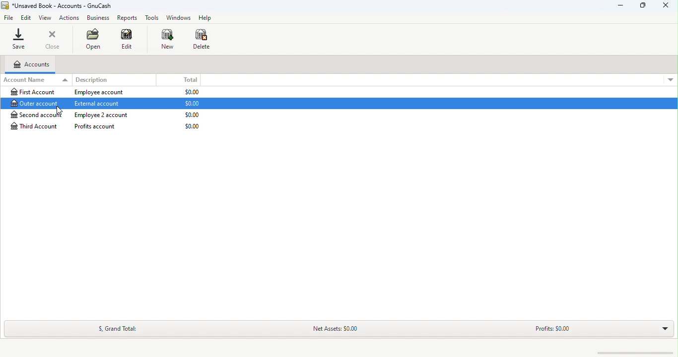 The image size is (678, 357). I want to click on Grand total, so click(115, 328).